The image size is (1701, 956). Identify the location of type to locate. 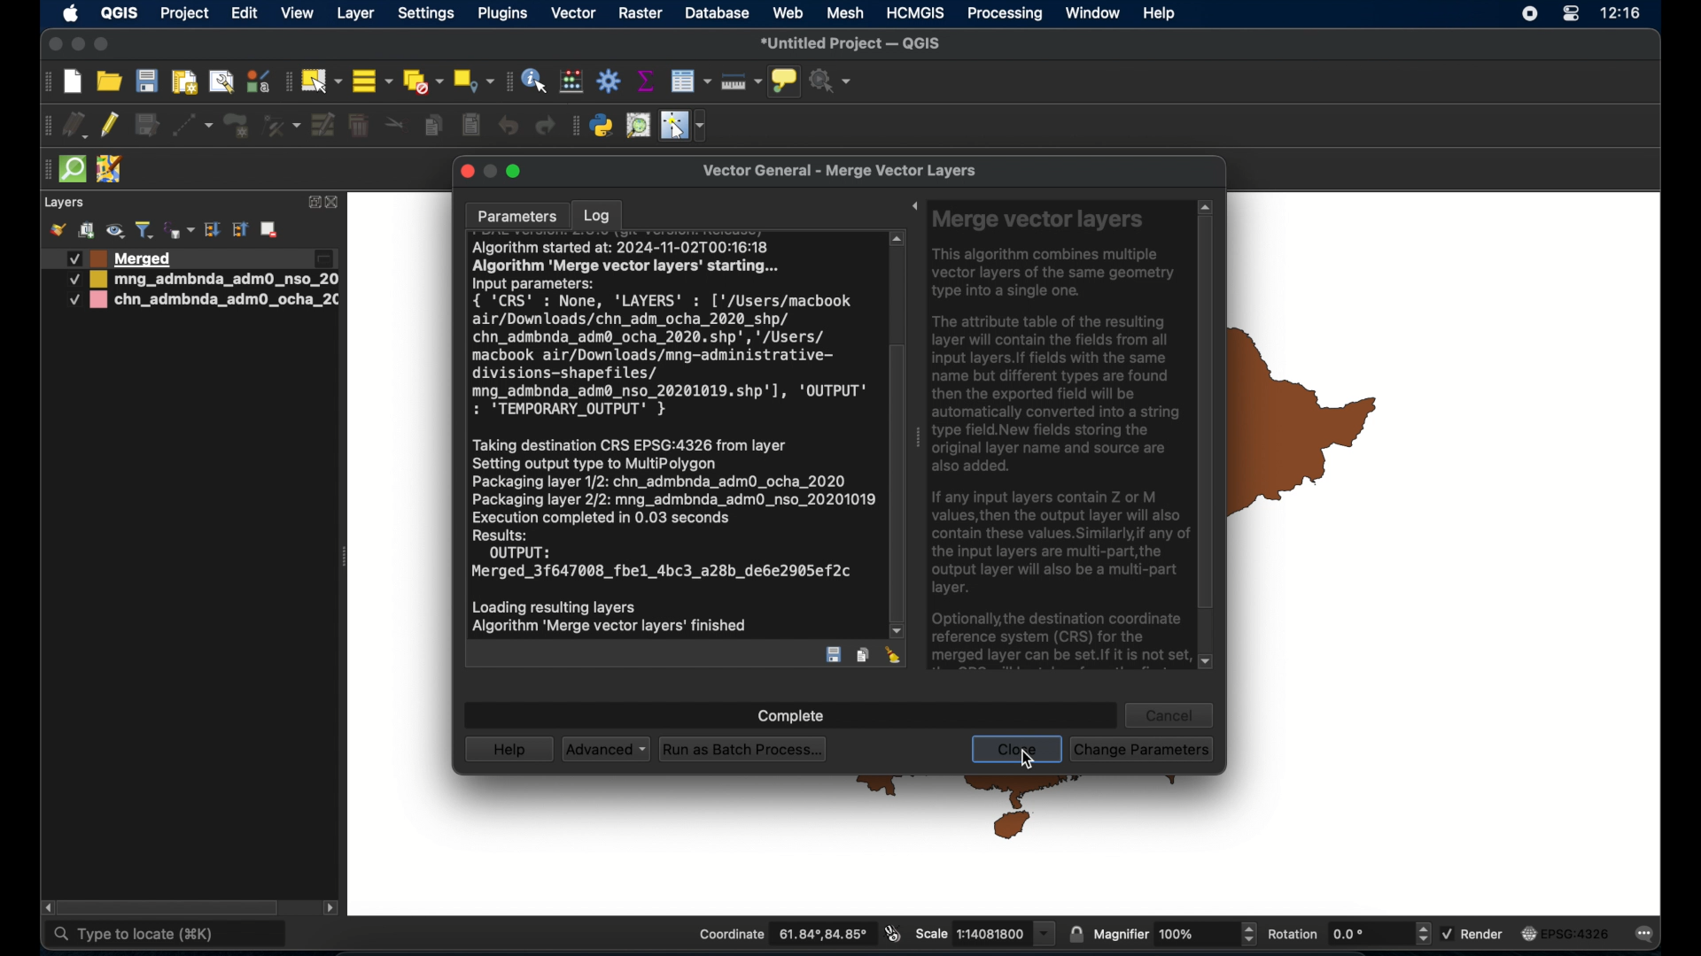
(167, 936).